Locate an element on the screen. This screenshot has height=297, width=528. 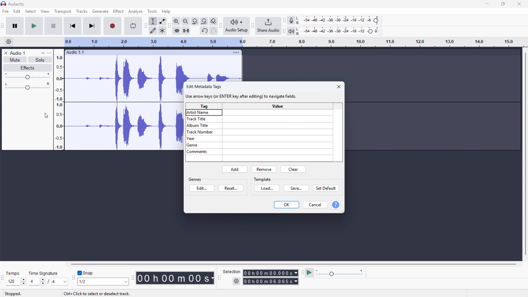
album title is located at coordinates (259, 126).